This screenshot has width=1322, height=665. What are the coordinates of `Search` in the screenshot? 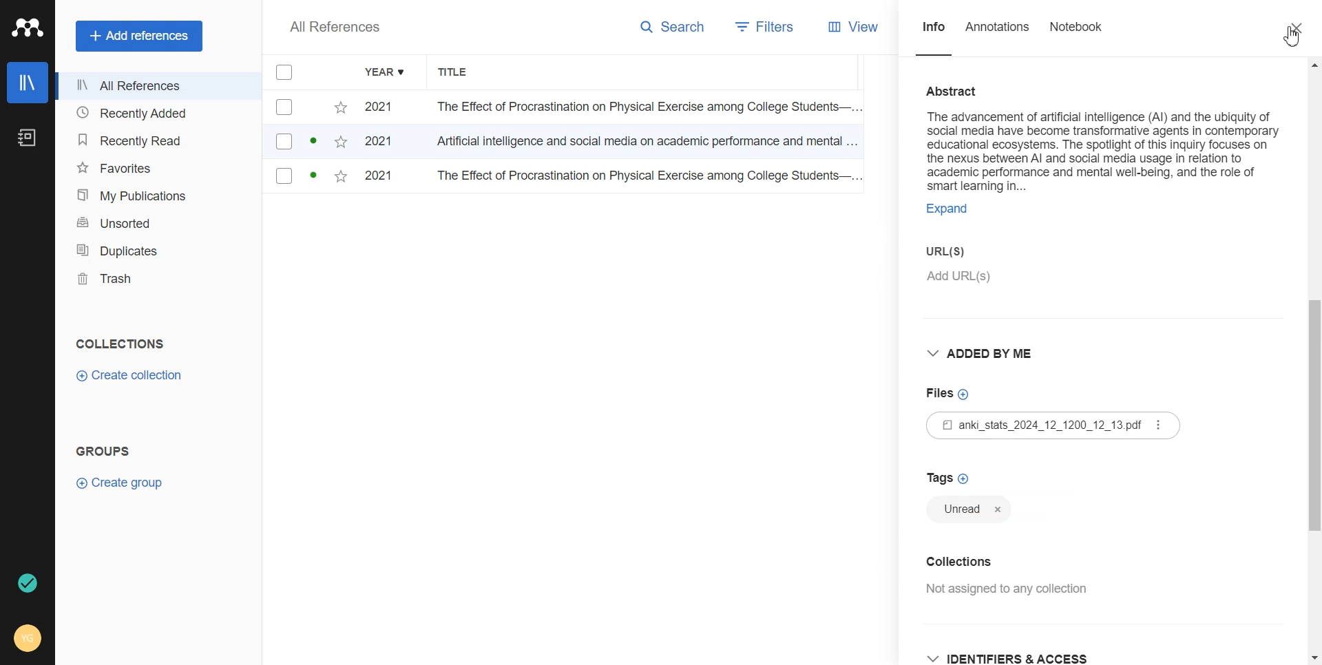 It's located at (676, 27).